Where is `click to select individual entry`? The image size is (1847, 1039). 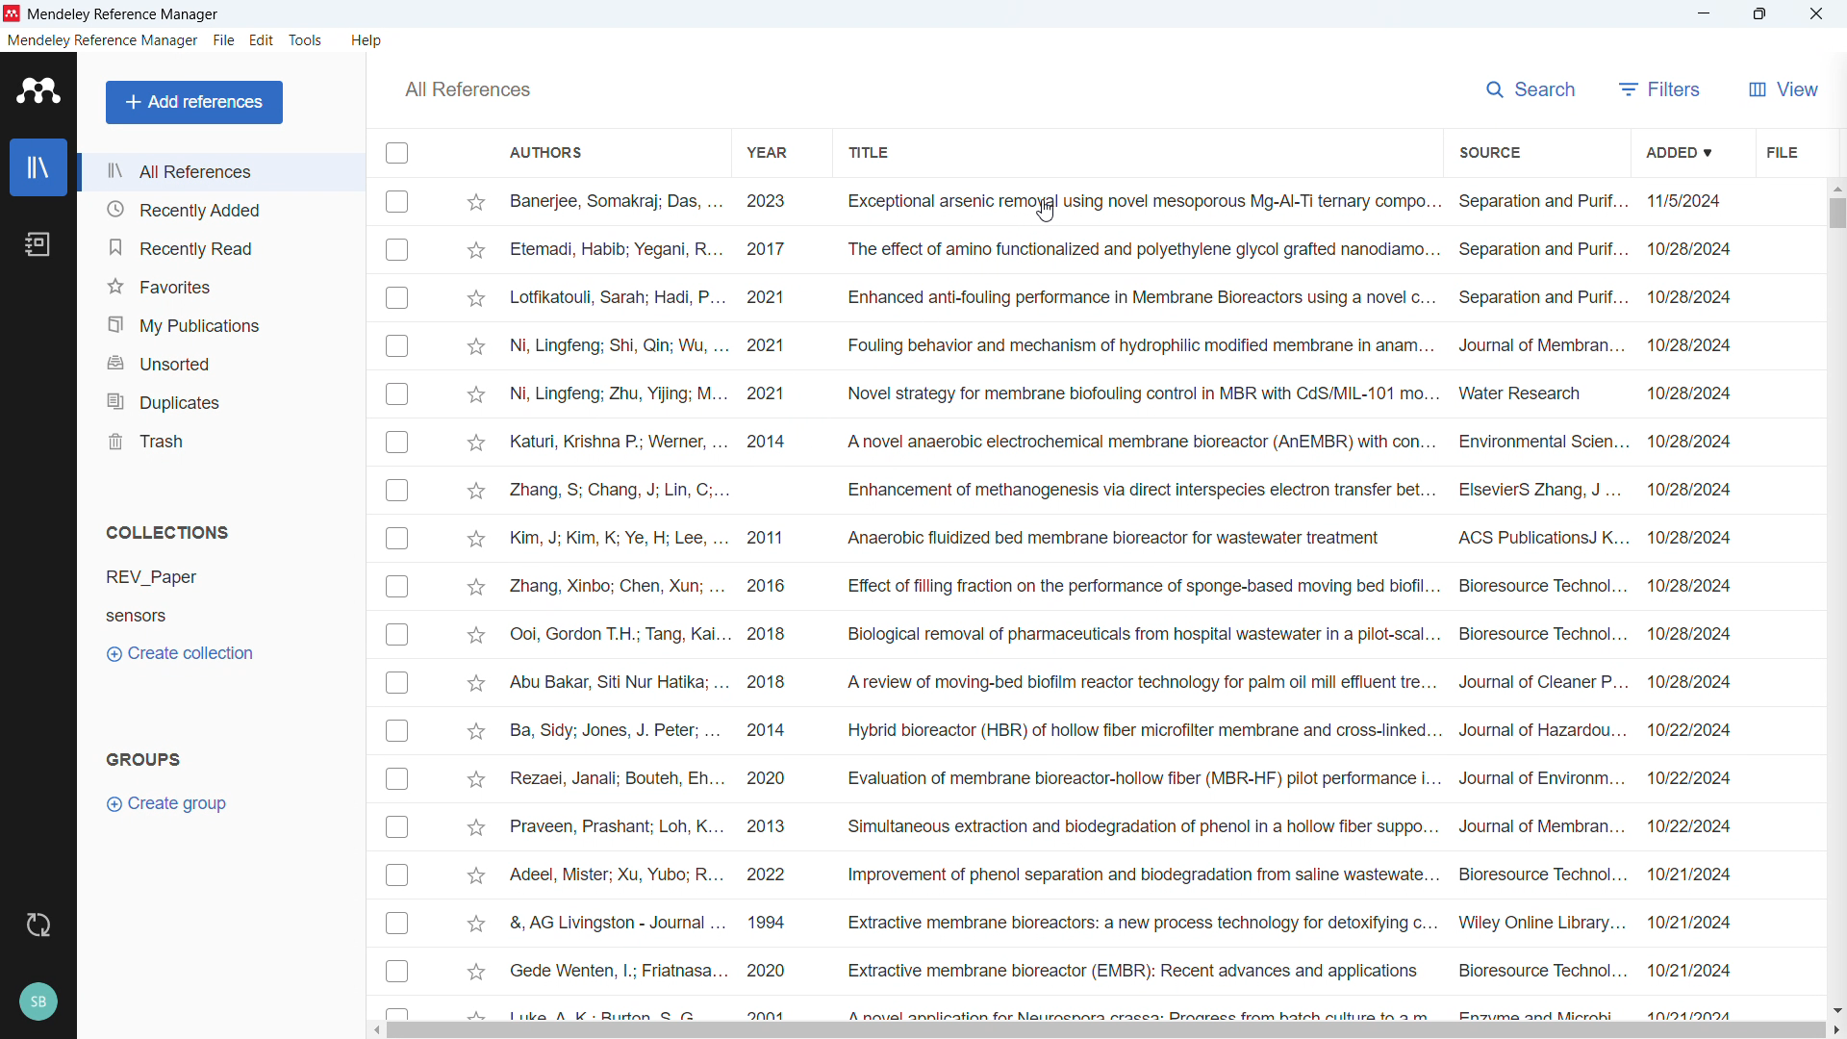 click to select individual entry is located at coordinates (399, 924).